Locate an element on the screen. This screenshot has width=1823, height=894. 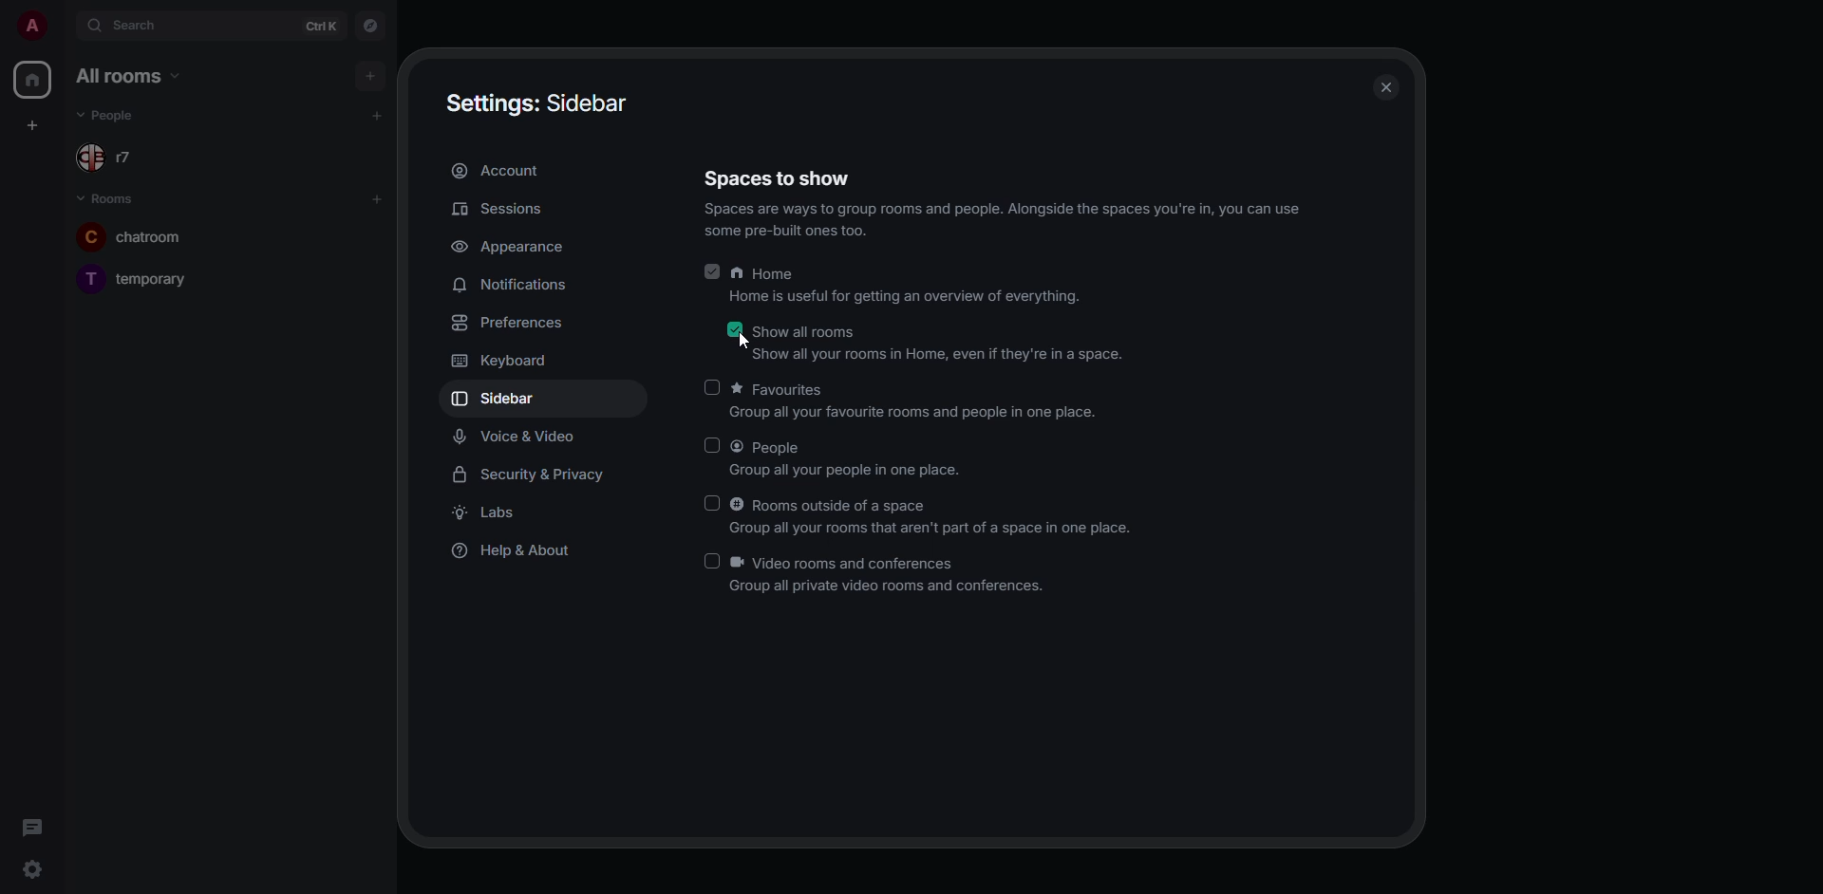
home is located at coordinates (32, 79).